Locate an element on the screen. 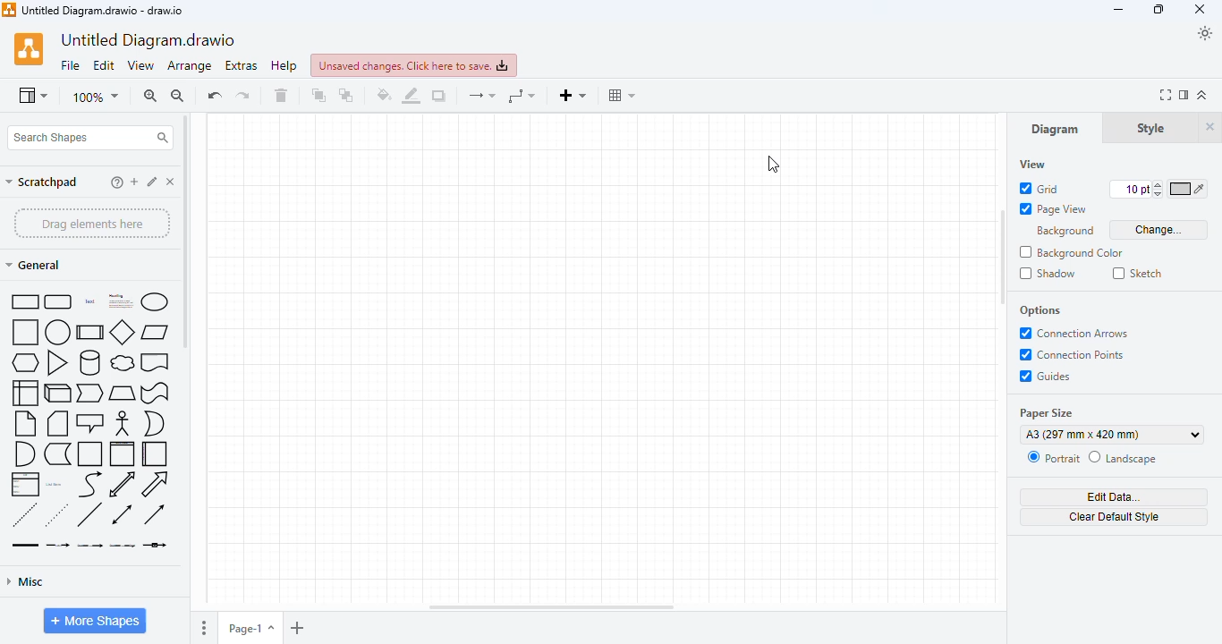 This screenshot has width=1222, height=644. options is located at coordinates (1040, 311).